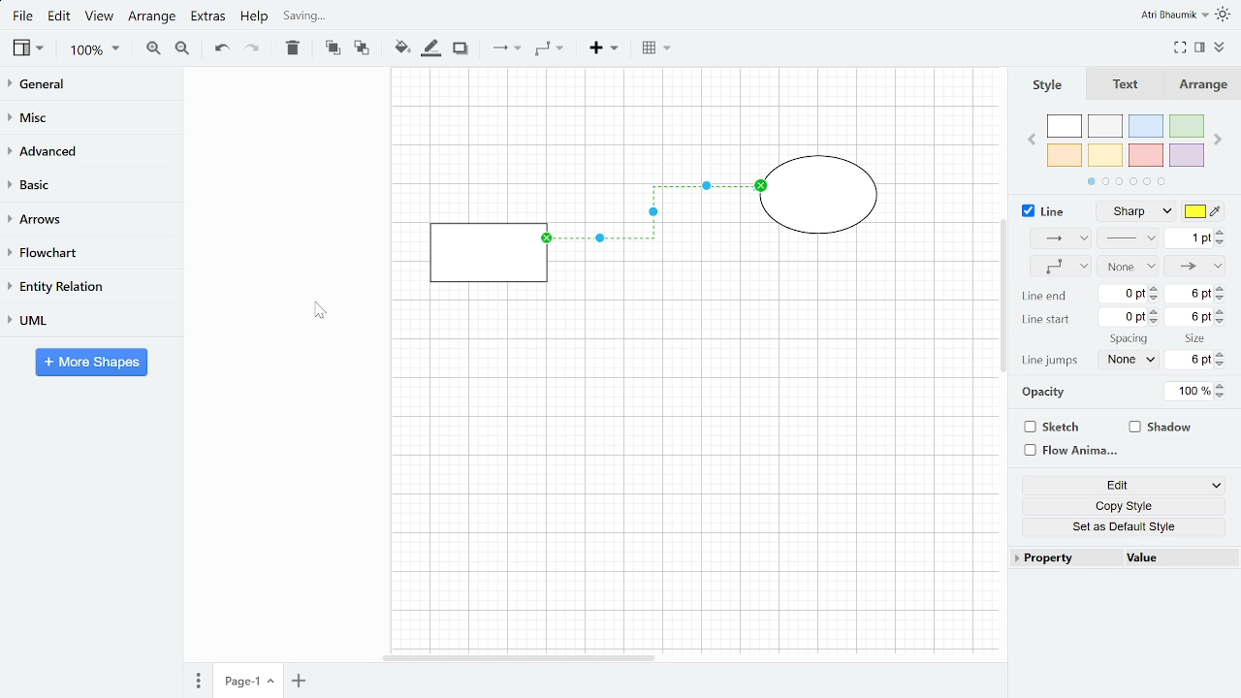 This screenshot has height=698, width=1241. I want to click on Sketch, so click(1066, 427).